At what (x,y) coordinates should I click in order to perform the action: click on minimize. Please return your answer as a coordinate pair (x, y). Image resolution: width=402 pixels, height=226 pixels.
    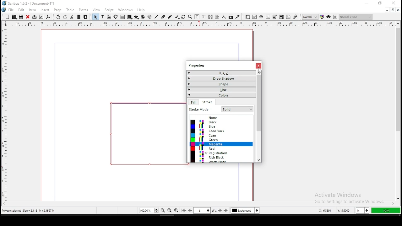
    Looking at the image, I should click on (387, 10).